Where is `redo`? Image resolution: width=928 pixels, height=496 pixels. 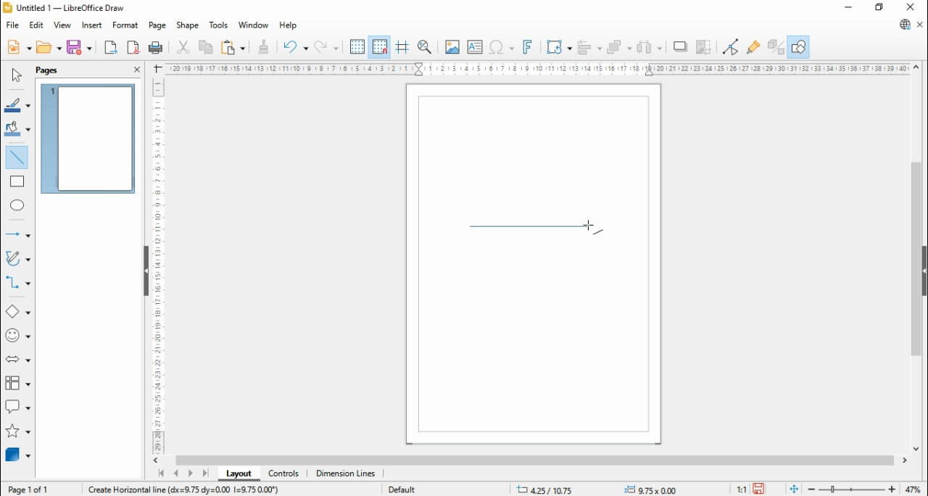 redo is located at coordinates (327, 46).